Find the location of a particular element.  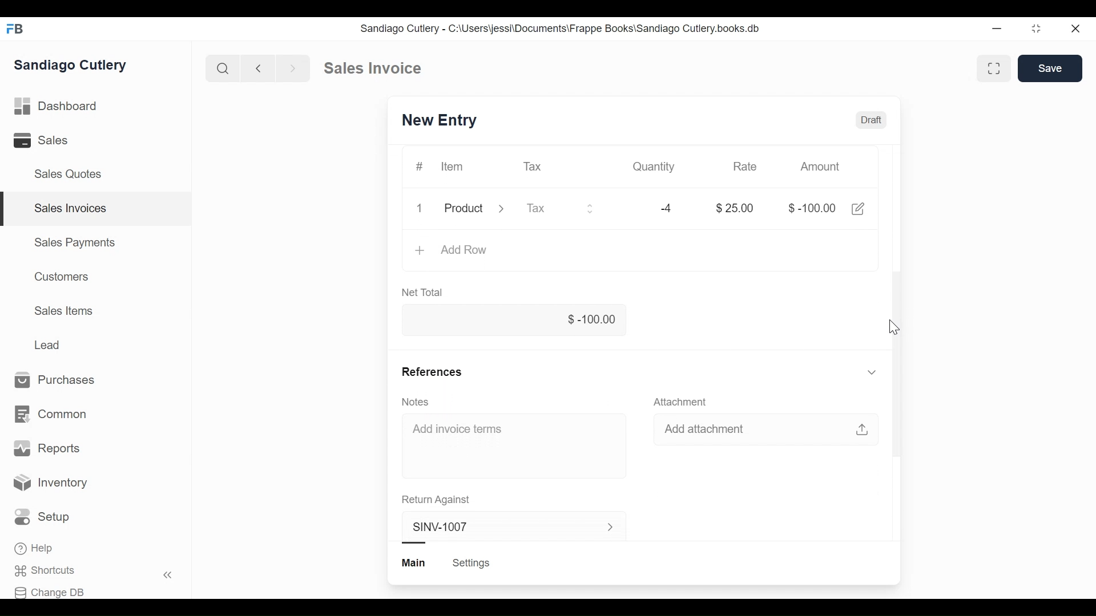

Notes is located at coordinates (417, 402).